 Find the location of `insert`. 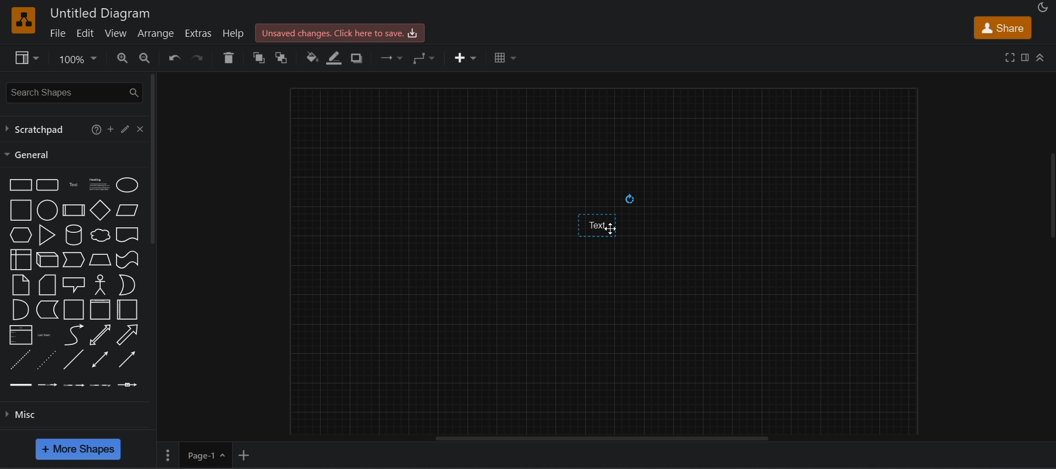

insert is located at coordinates (466, 58).